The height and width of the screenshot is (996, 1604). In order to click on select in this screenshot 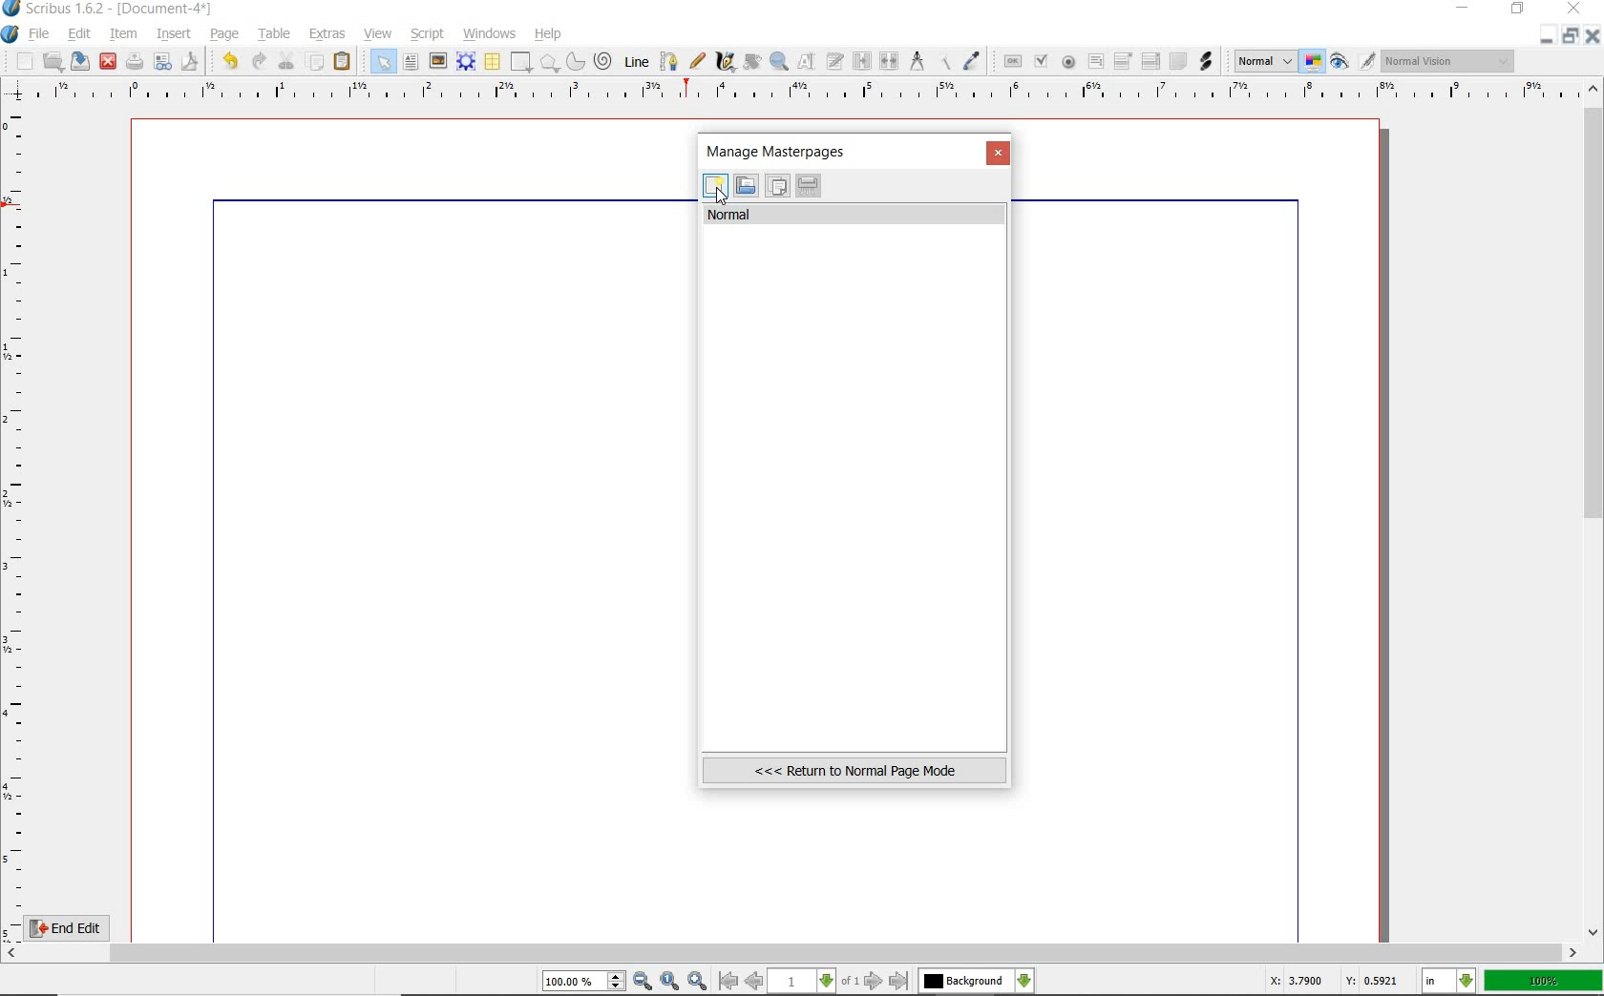, I will do `click(379, 61)`.